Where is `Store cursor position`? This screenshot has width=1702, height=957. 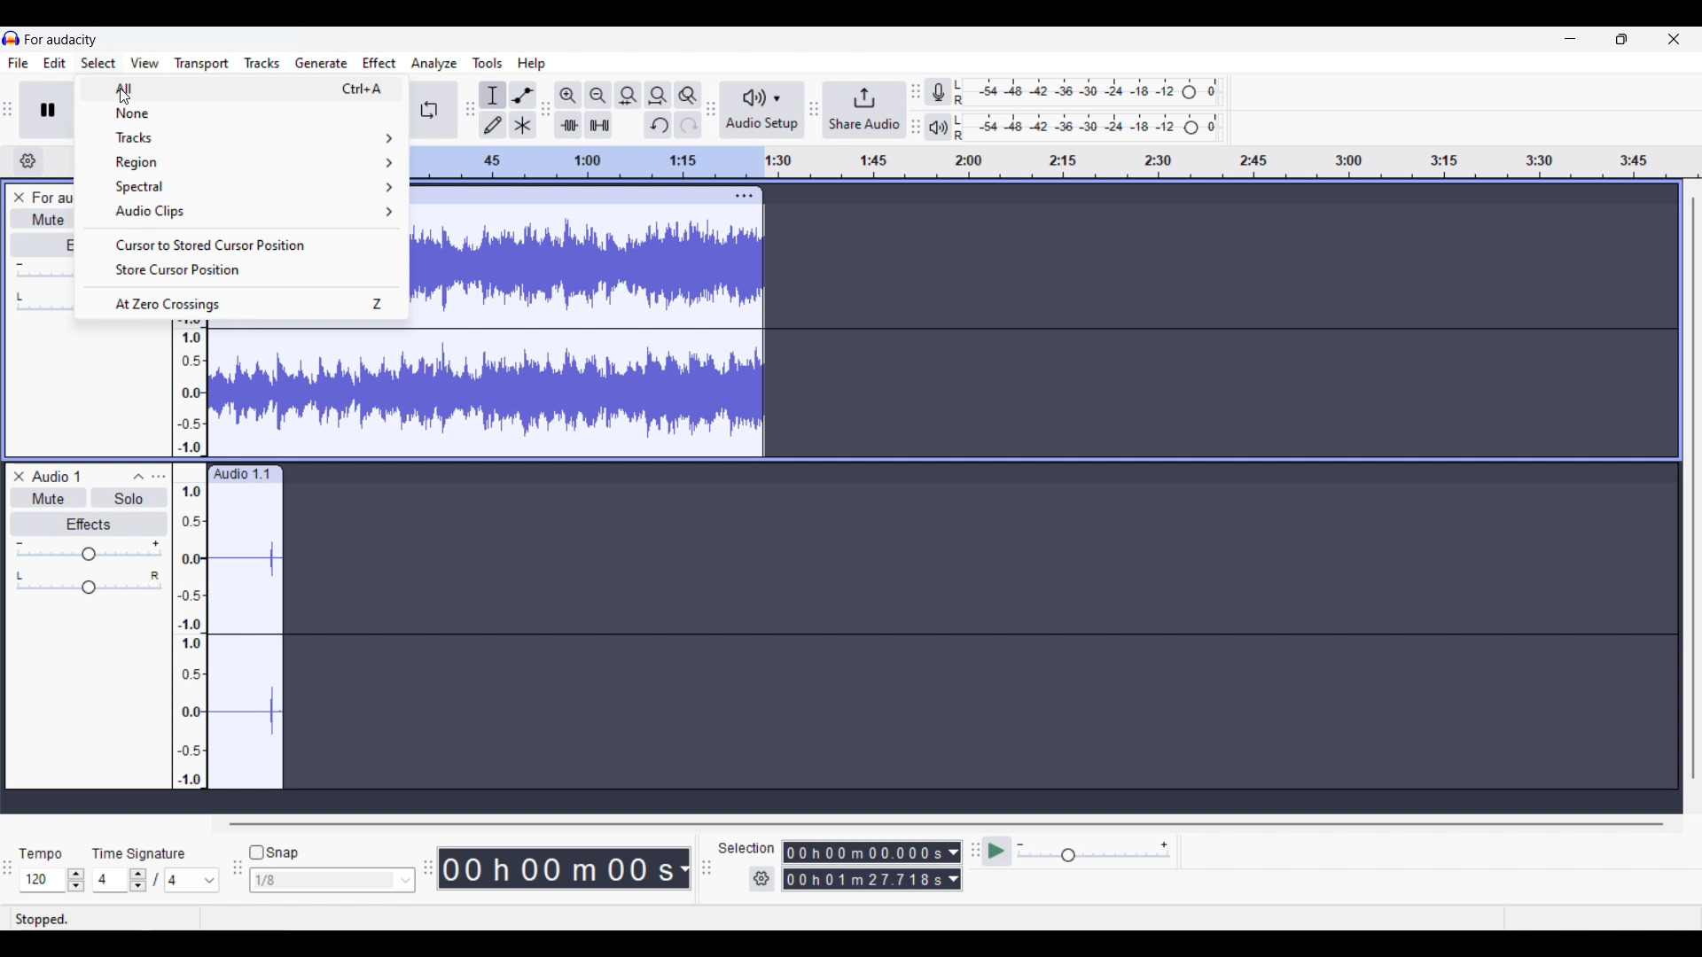
Store cursor position is located at coordinates (240, 270).